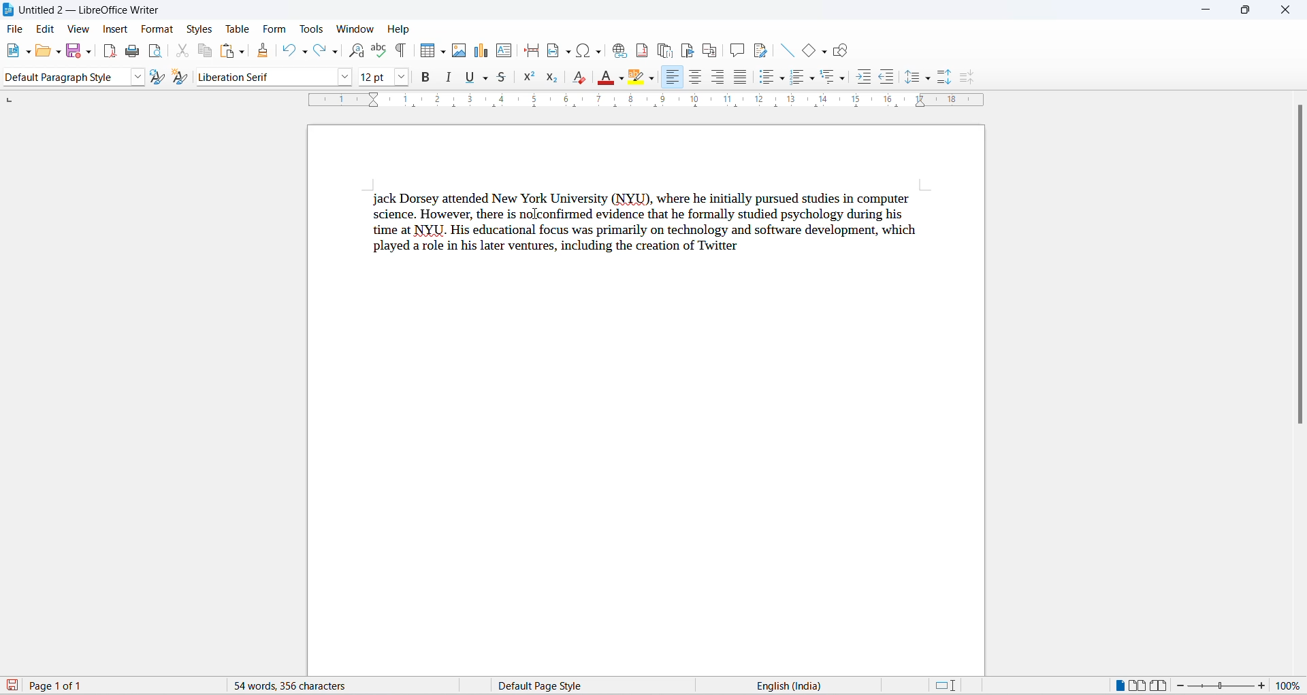 Image resolution: width=1307 pixels, height=695 pixels. Describe the element at coordinates (830, 80) in the screenshot. I see `select outline format` at that location.